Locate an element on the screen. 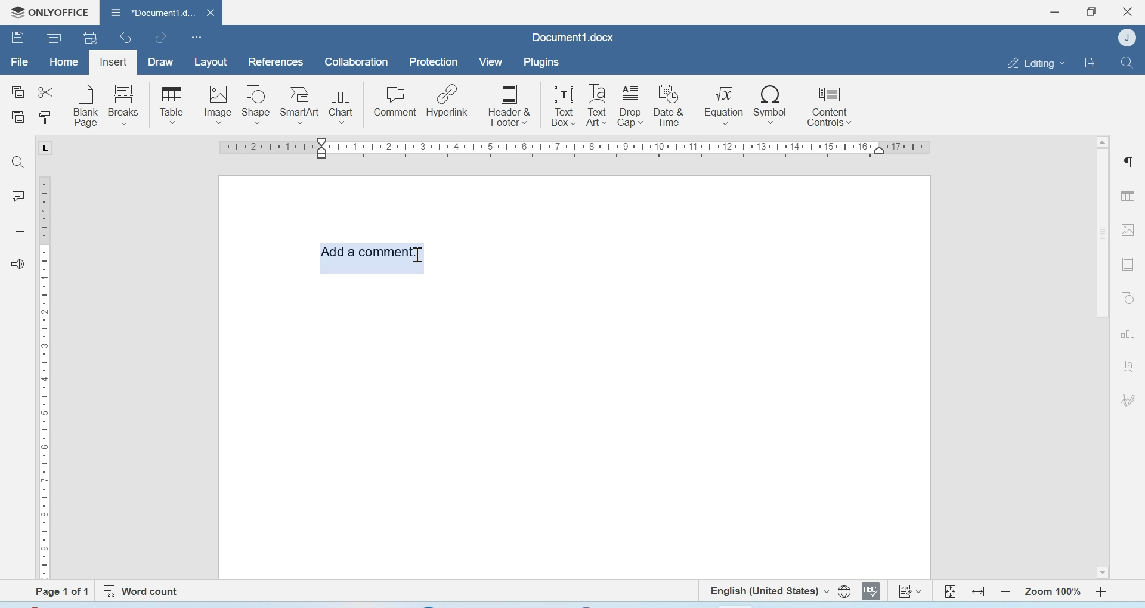 The height and width of the screenshot is (608, 1145). Draw is located at coordinates (161, 63).